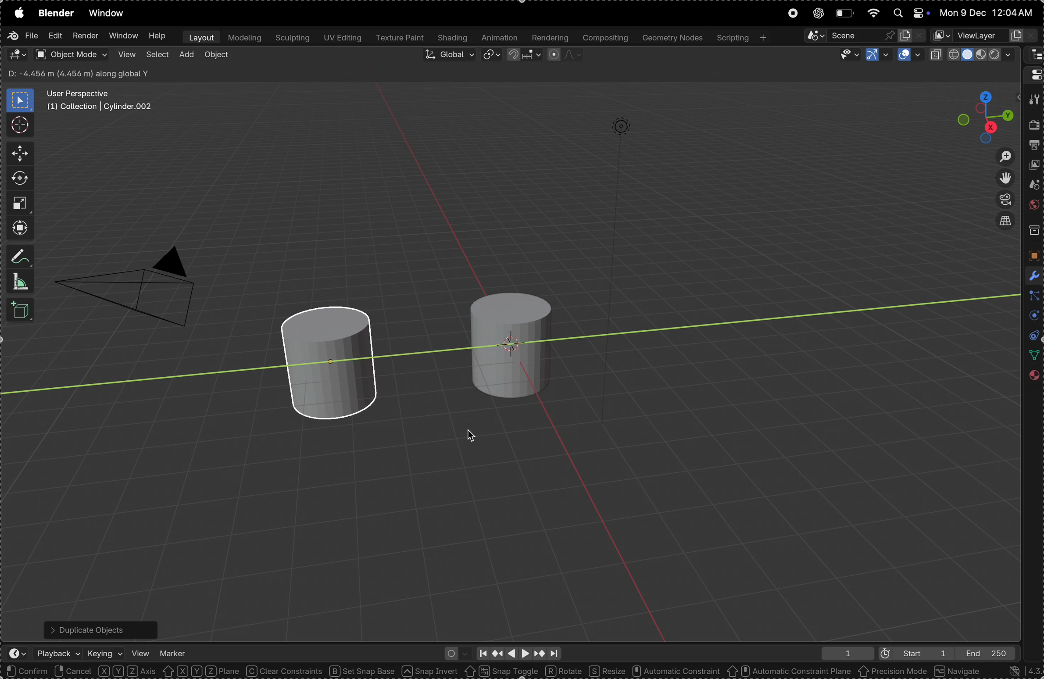  What do you see at coordinates (845, 55) in the screenshot?
I see `visibility` at bounding box center [845, 55].